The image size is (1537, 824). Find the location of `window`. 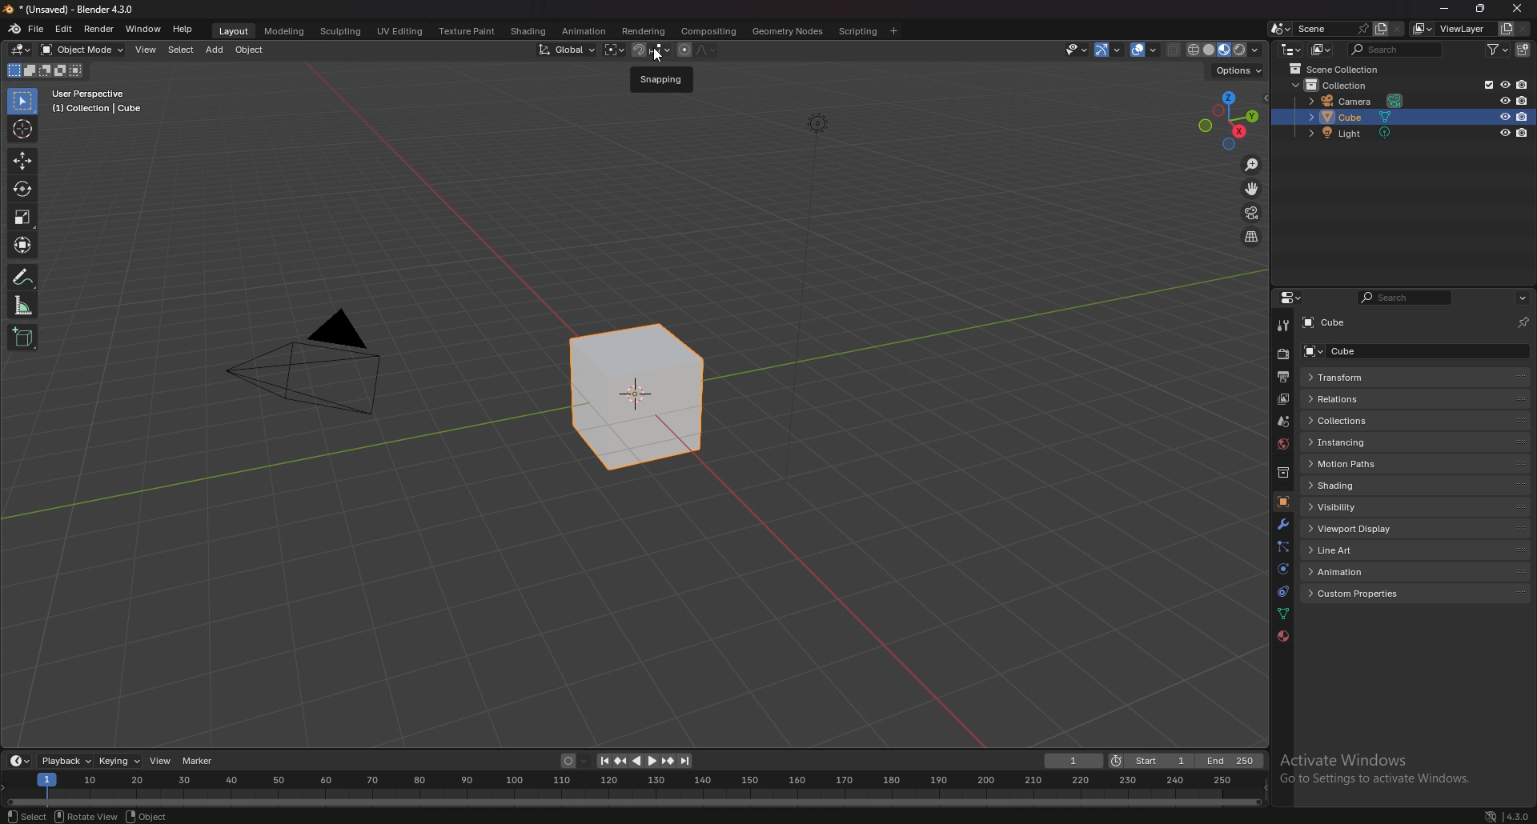

window is located at coordinates (142, 29).